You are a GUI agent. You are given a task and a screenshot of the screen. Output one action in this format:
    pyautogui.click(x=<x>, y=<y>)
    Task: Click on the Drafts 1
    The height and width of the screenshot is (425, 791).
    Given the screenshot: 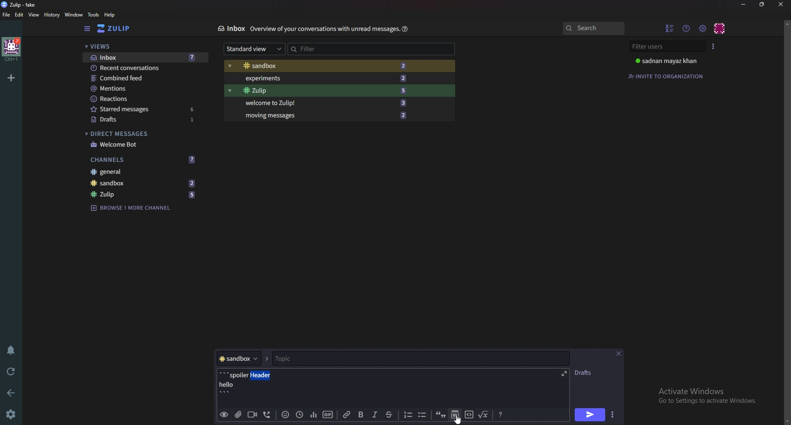 What is the action you would take?
    pyautogui.click(x=143, y=120)
    